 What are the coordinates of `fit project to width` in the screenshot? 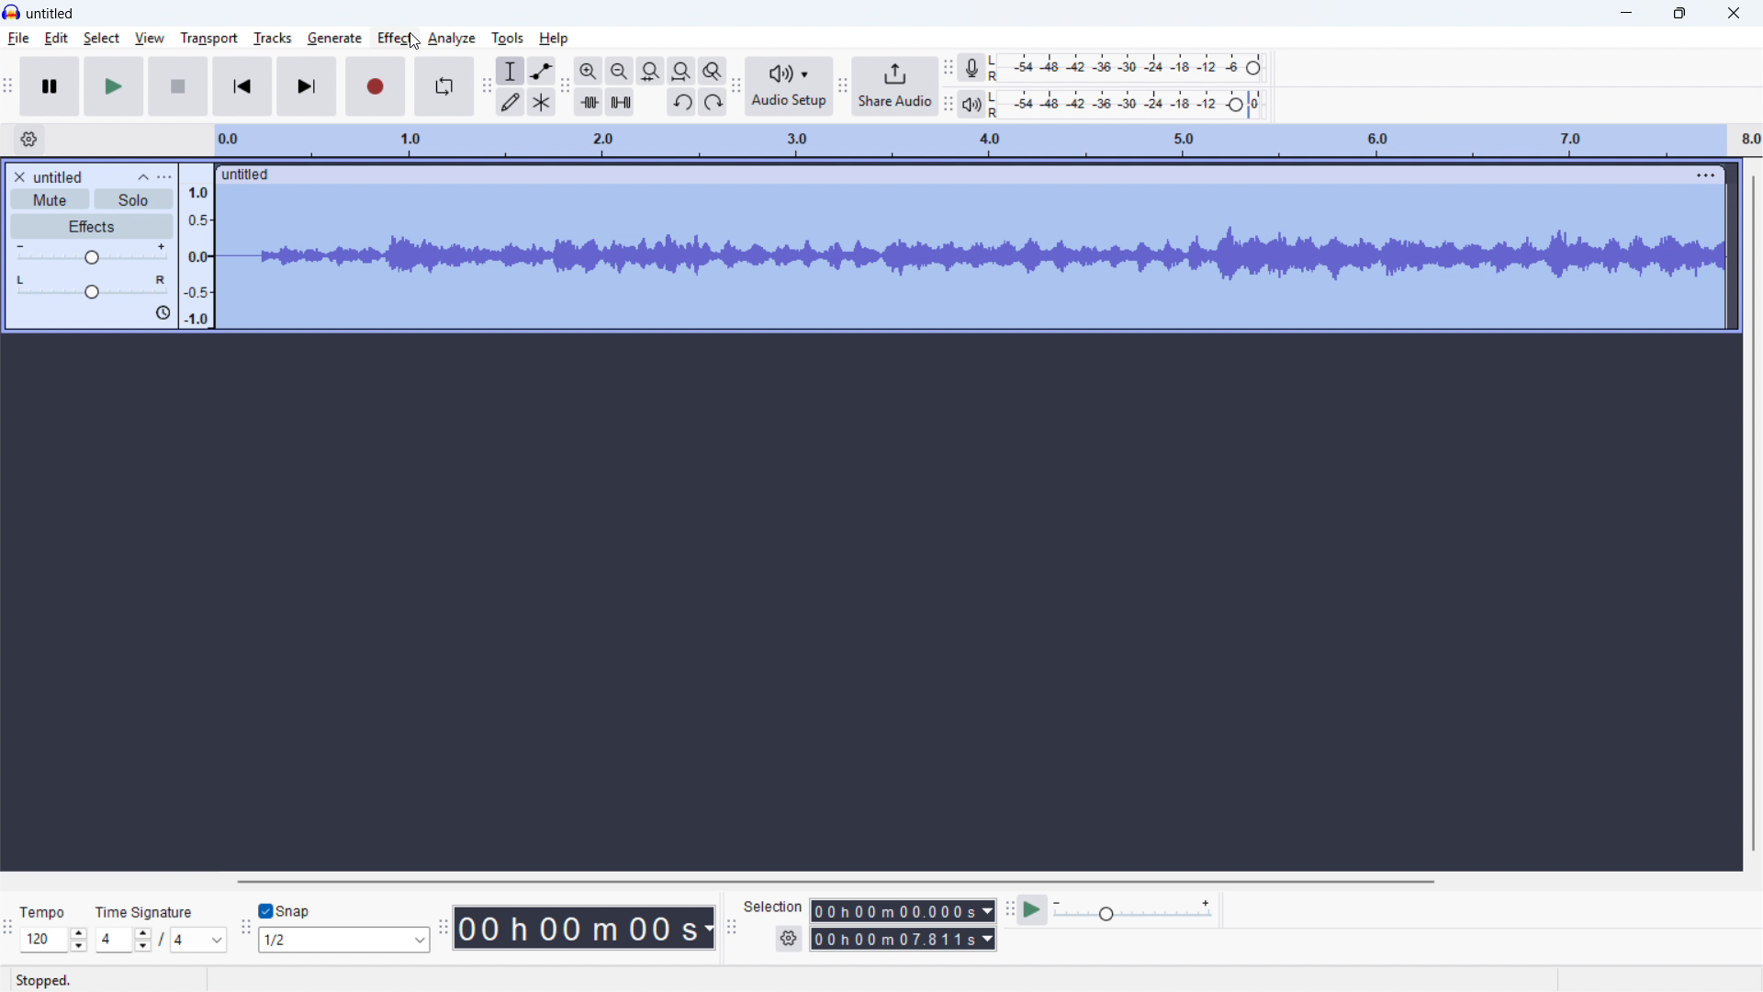 It's located at (680, 71).